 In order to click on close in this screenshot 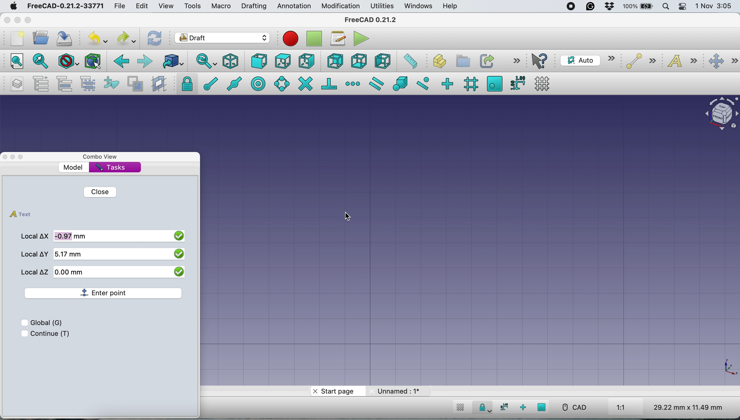, I will do `click(5, 156)`.